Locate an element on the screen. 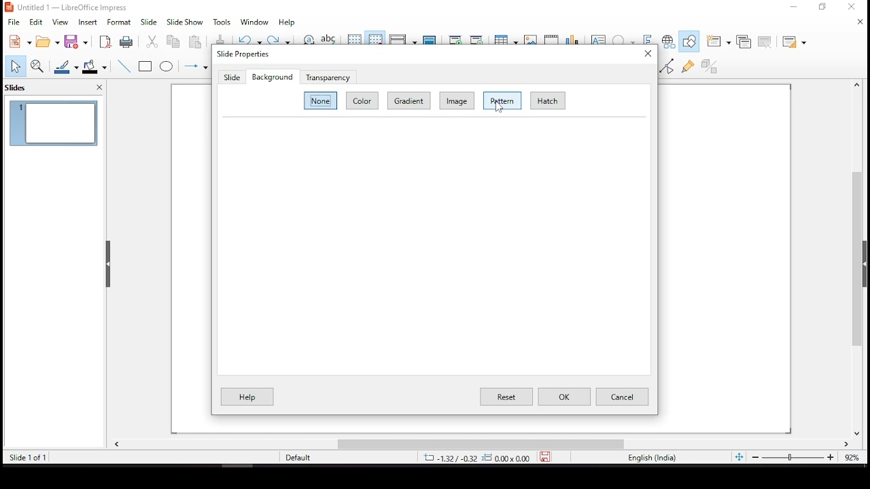 This screenshot has height=489, width=870. close pane is located at coordinates (108, 264).